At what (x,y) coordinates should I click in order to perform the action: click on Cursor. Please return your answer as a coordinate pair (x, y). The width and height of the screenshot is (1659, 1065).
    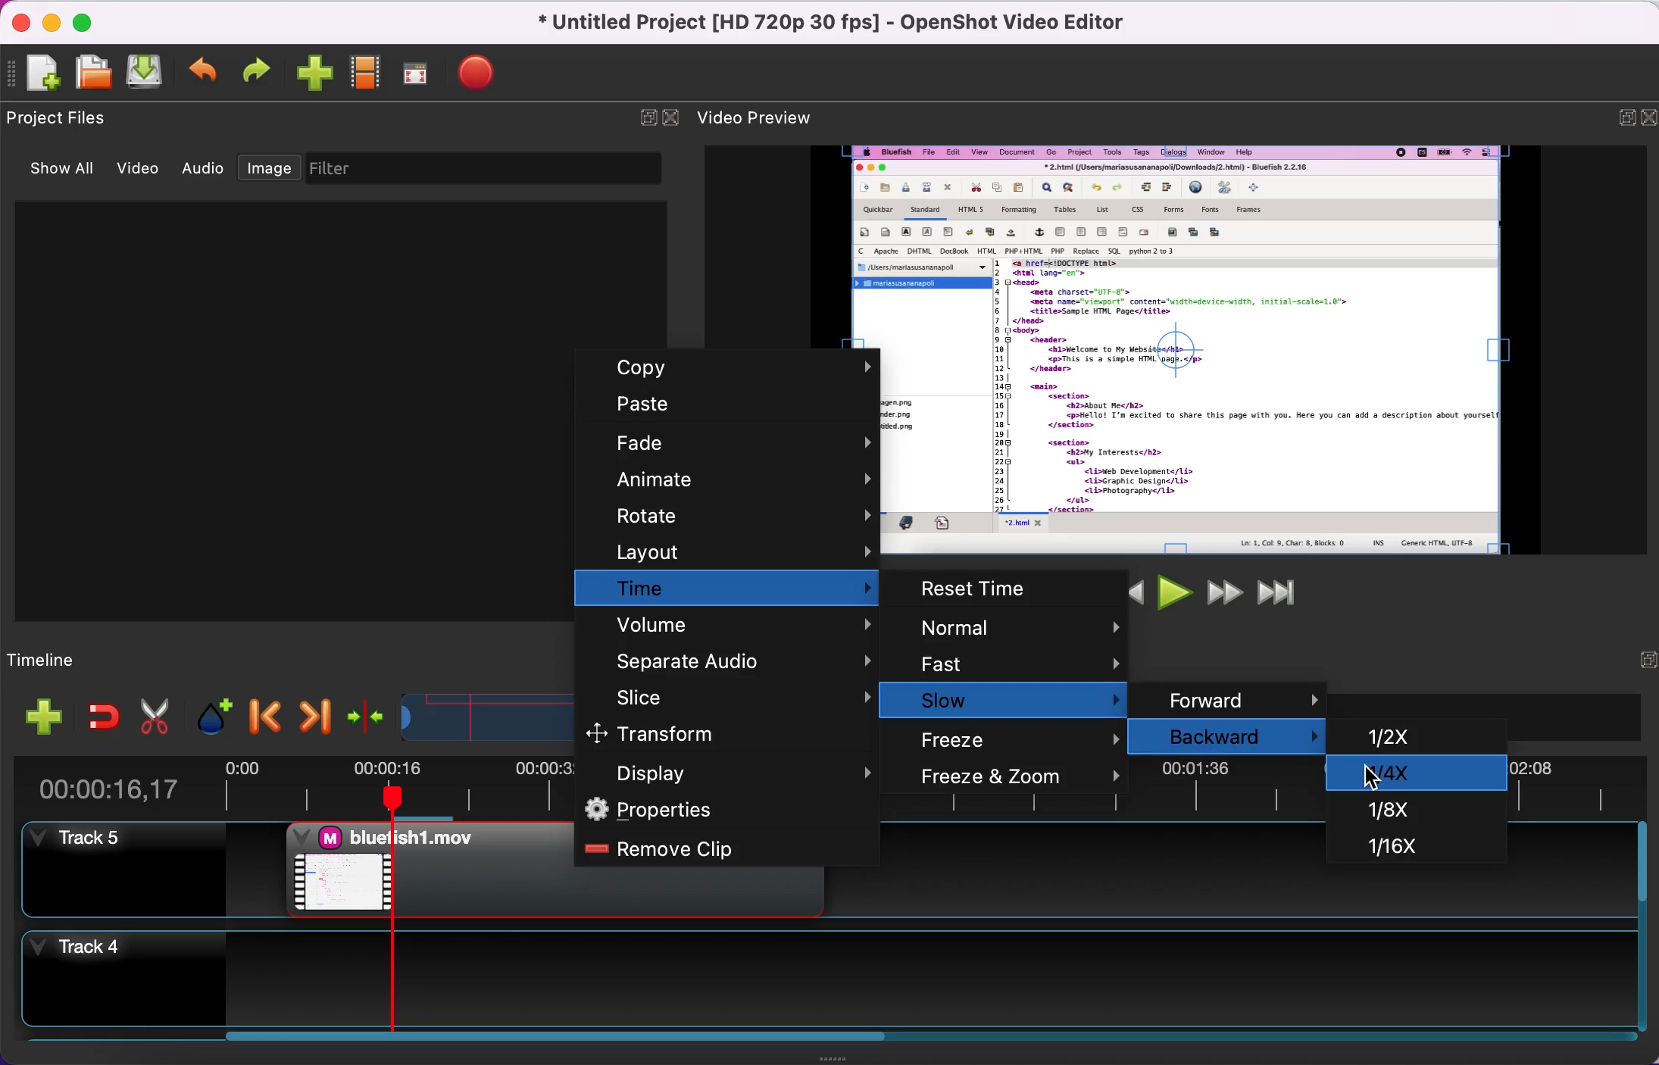
    Looking at the image, I should click on (1370, 776).